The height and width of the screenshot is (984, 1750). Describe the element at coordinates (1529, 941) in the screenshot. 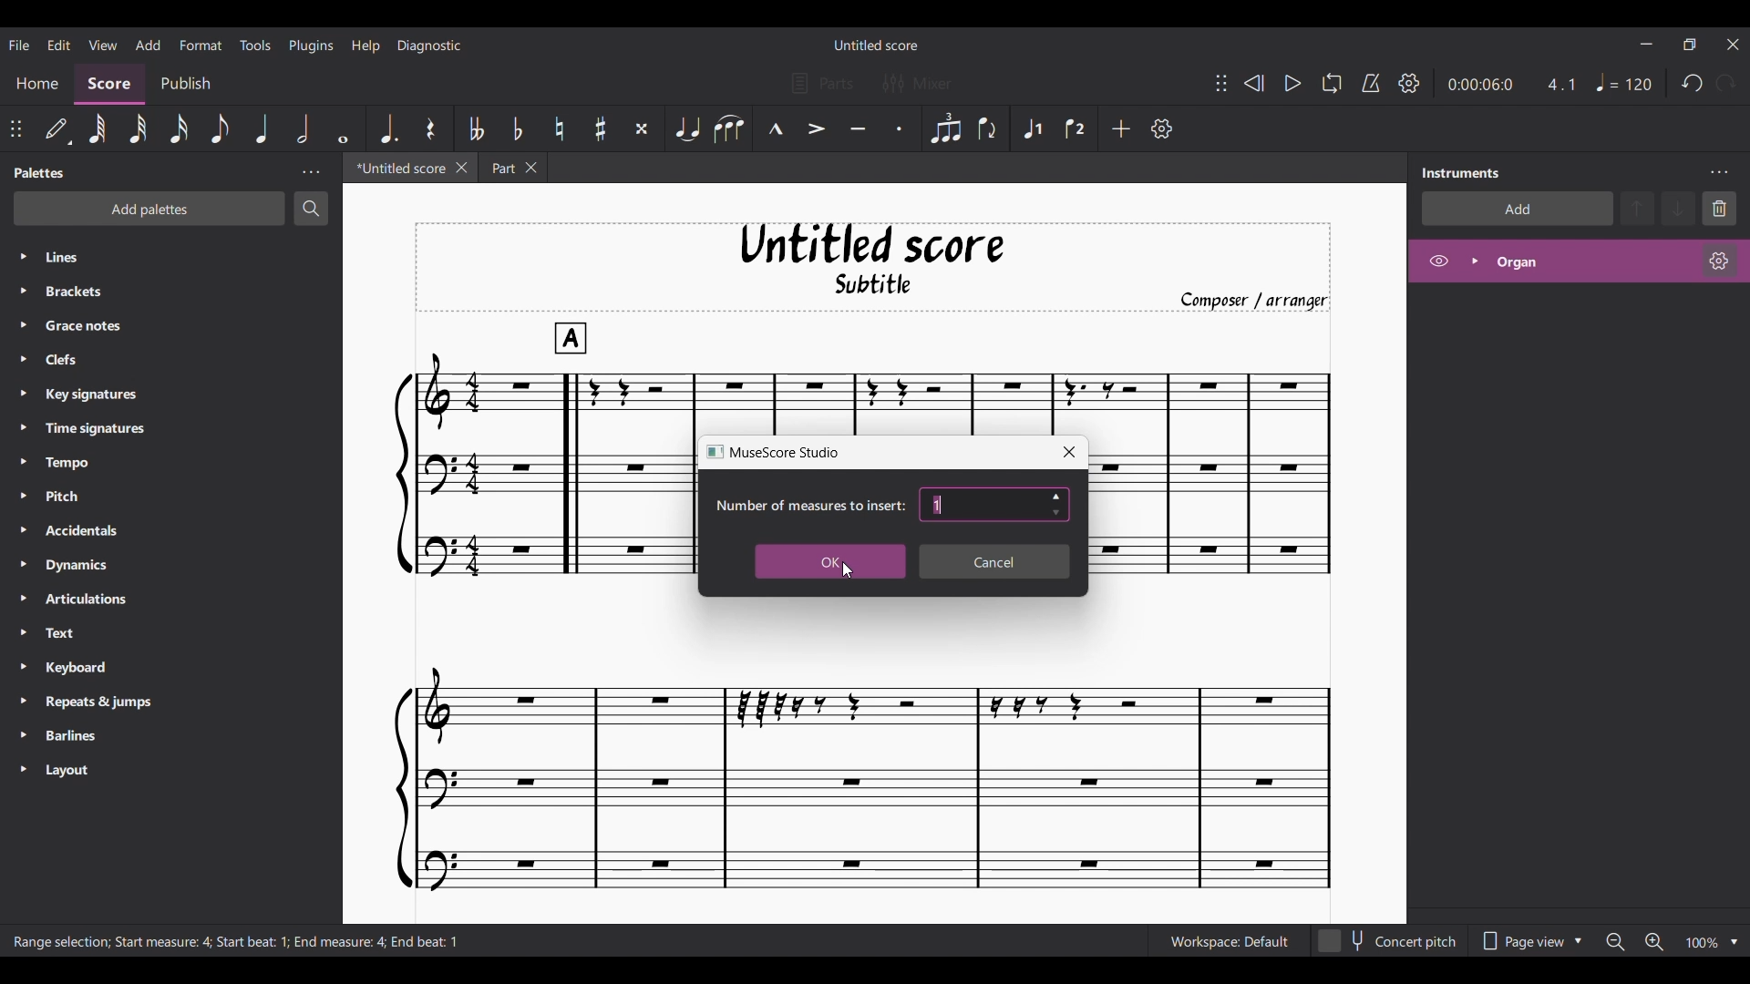

I see `Page view options` at that location.